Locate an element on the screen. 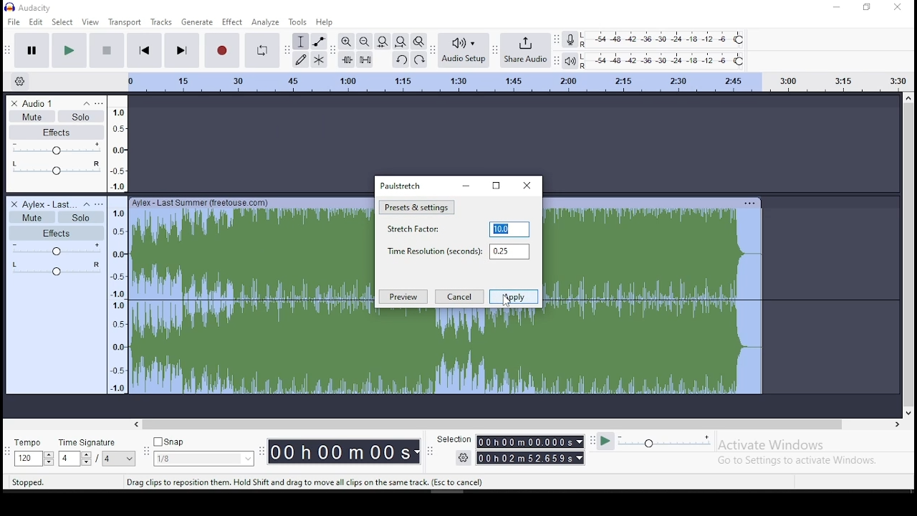 The height and width of the screenshot is (516, 917). playback meter is located at coordinates (569, 60).